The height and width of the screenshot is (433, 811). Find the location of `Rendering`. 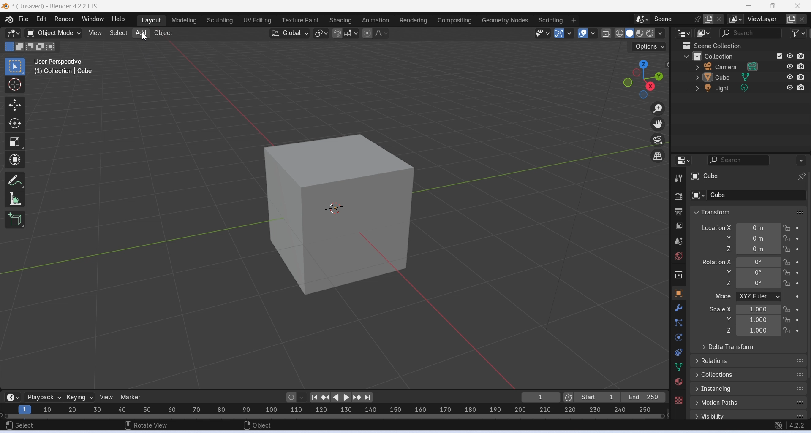

Rendering is located at coordinates (413, 20).